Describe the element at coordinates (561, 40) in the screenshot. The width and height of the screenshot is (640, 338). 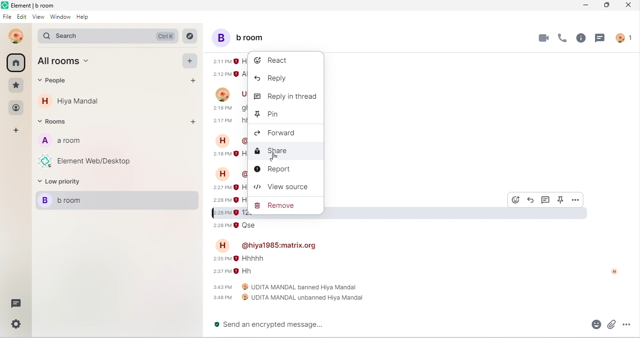
I see `voice call` at that location.